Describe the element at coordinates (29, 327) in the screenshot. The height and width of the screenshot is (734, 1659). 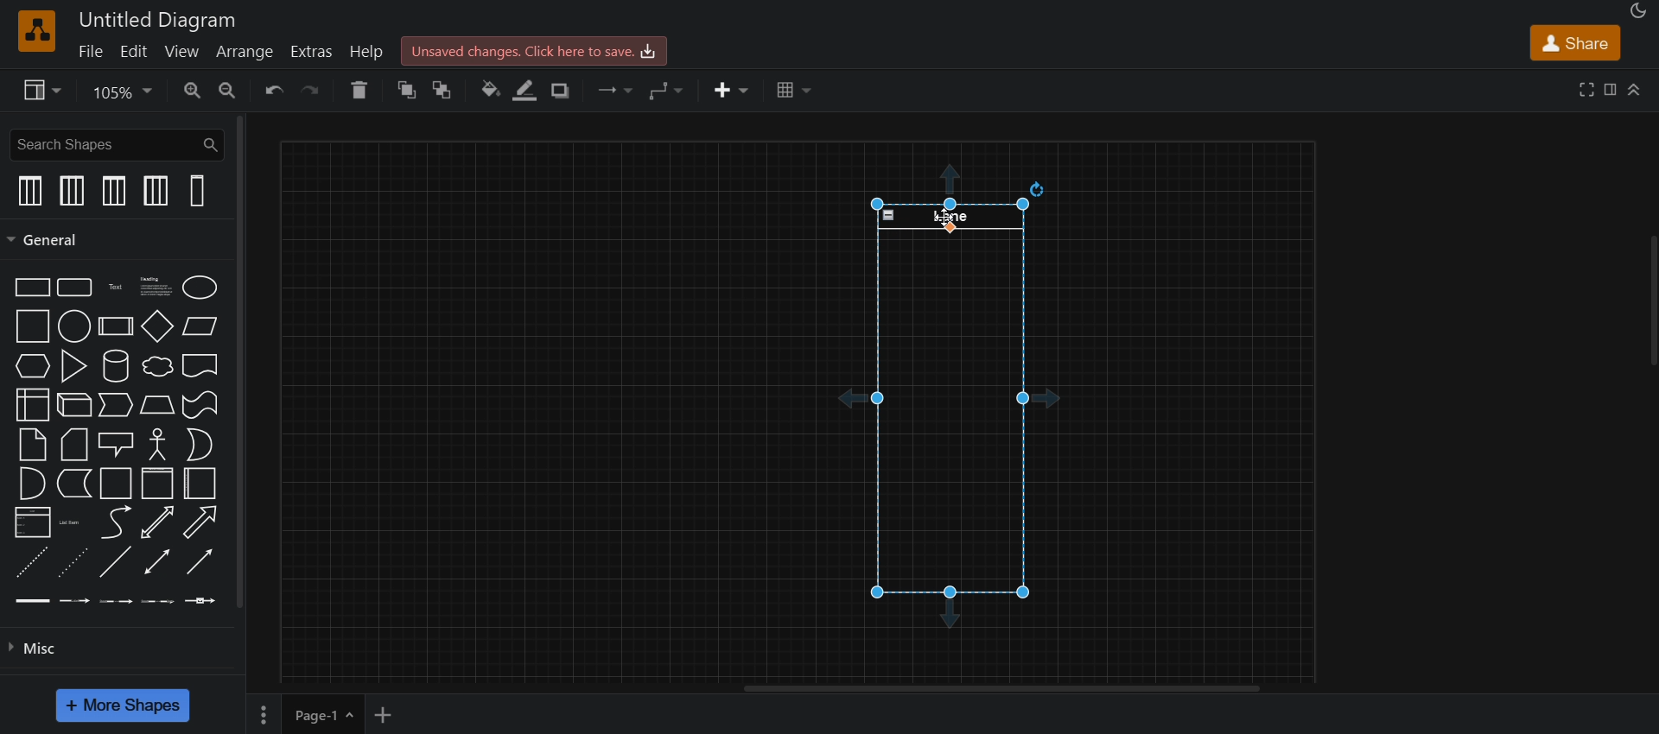
I see `square` at that location.